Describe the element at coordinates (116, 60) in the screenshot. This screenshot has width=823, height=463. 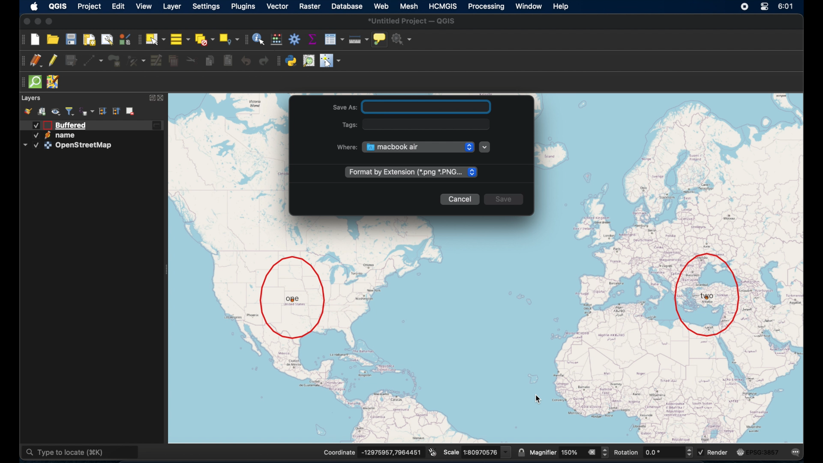
I see `add polygon feature` at that location.